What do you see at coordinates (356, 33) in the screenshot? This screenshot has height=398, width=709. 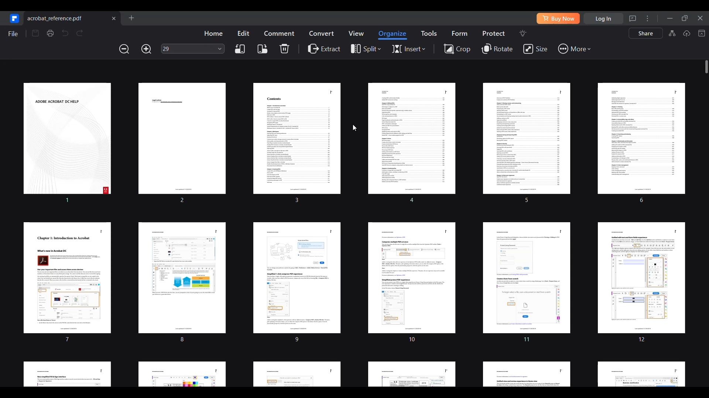 I see `View` at bounding box center [356, 33].